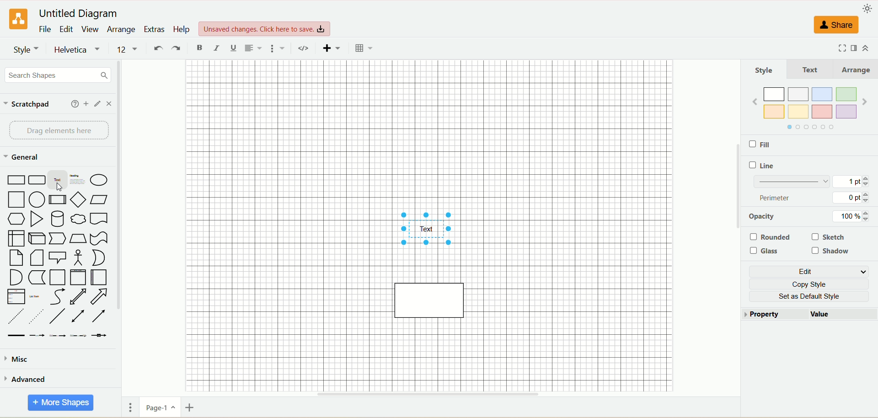  What do you see at coordinates (14, 316) in the screenshot?
I see `dashed line` at bounding box center [14, 316].